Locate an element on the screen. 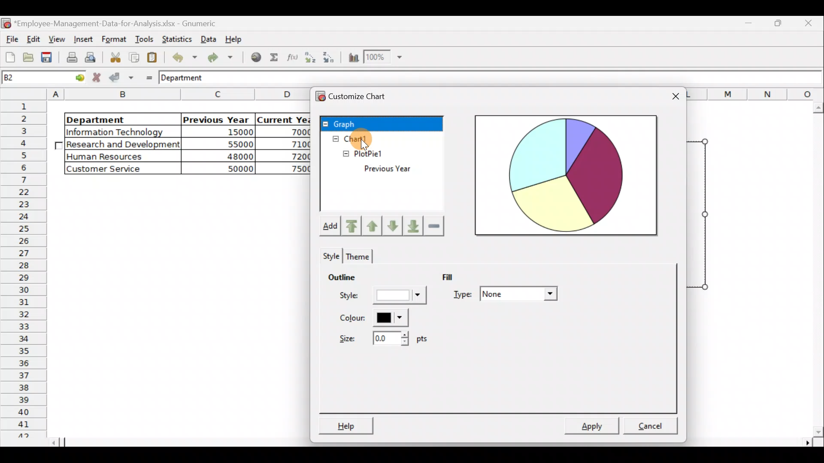 The image size is (824, 463). Format is located at coordinates (112, 39).